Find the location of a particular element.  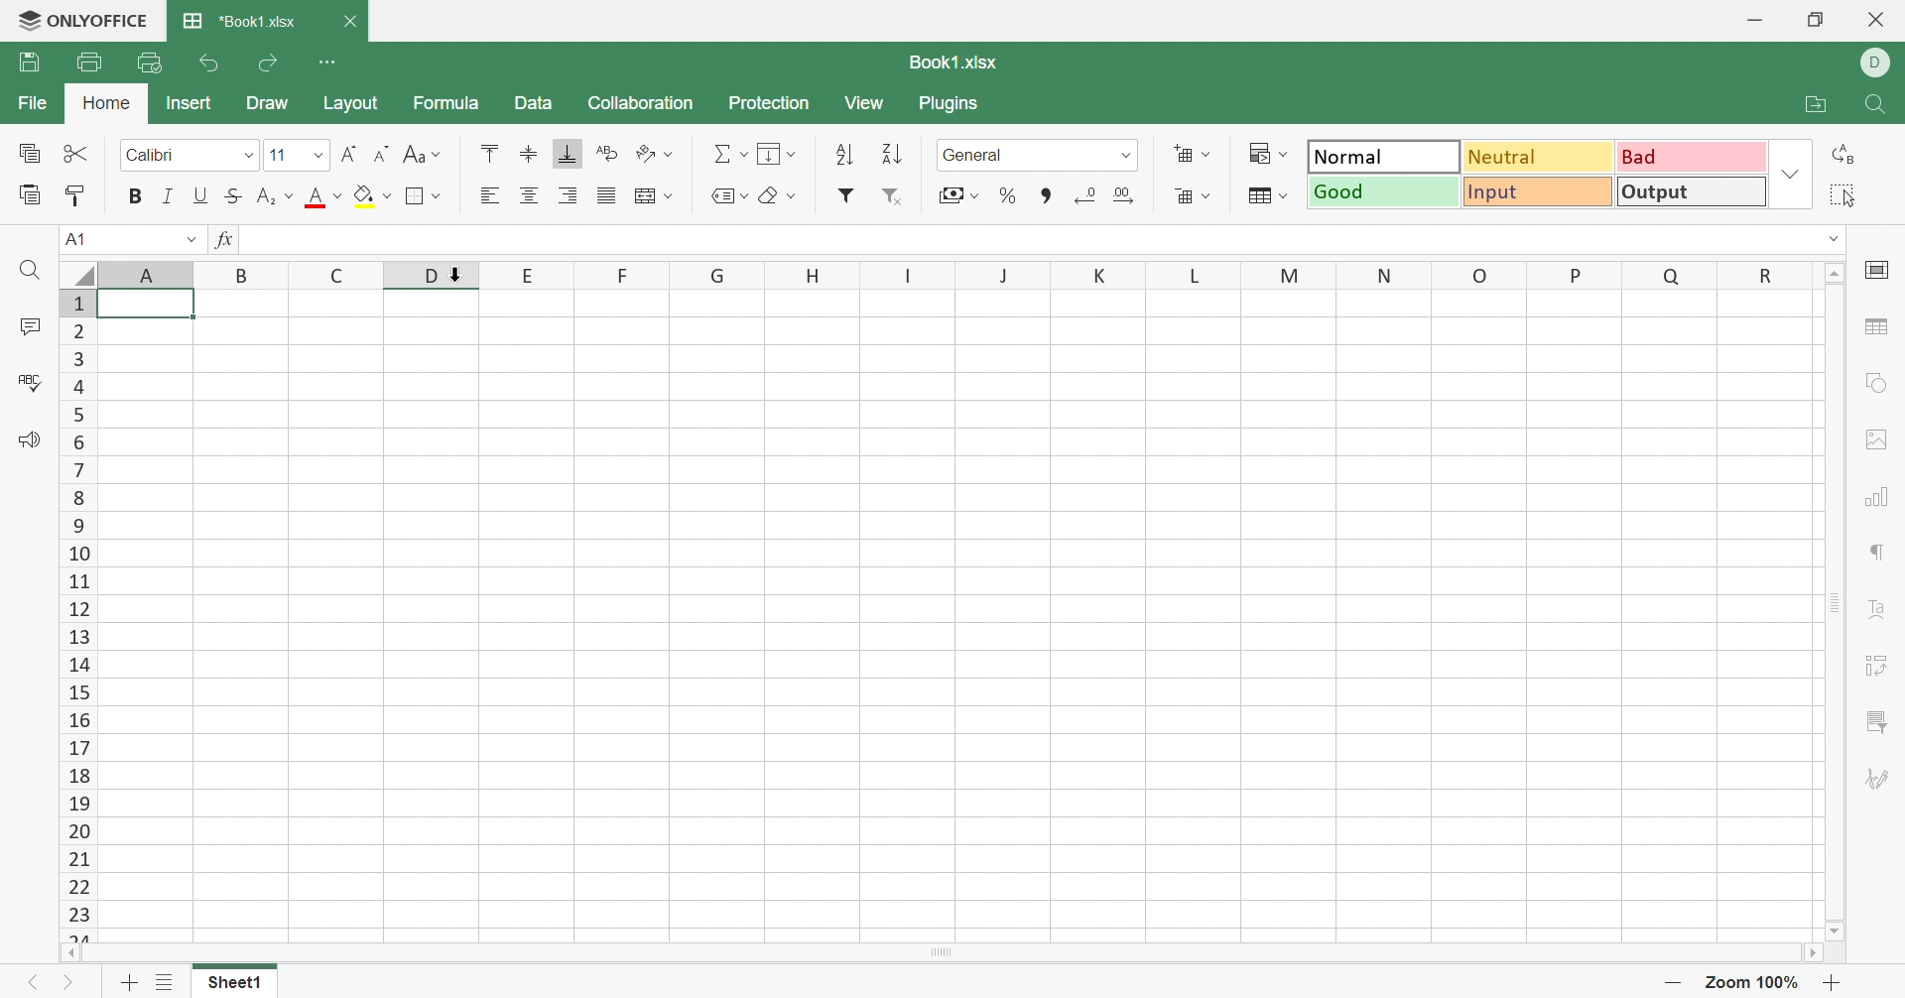

close is located at coordinates (351, 24).